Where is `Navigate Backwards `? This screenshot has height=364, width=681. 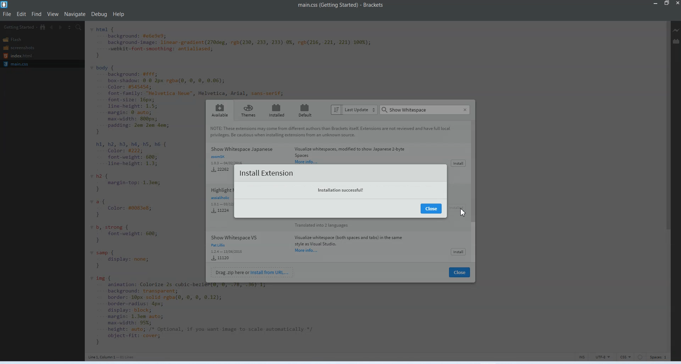
Navigate Backwards  is located at coordinates (51, 27).